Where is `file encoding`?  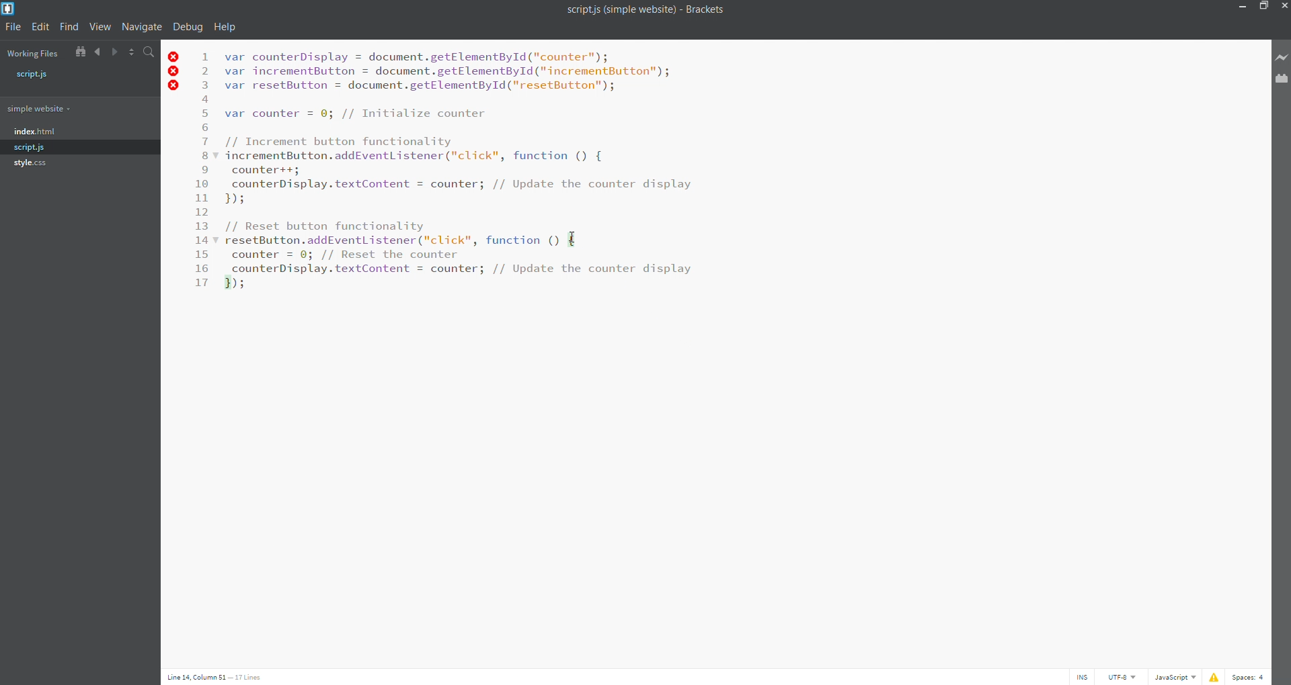
file encoding is located at coordinates (1123, 678).